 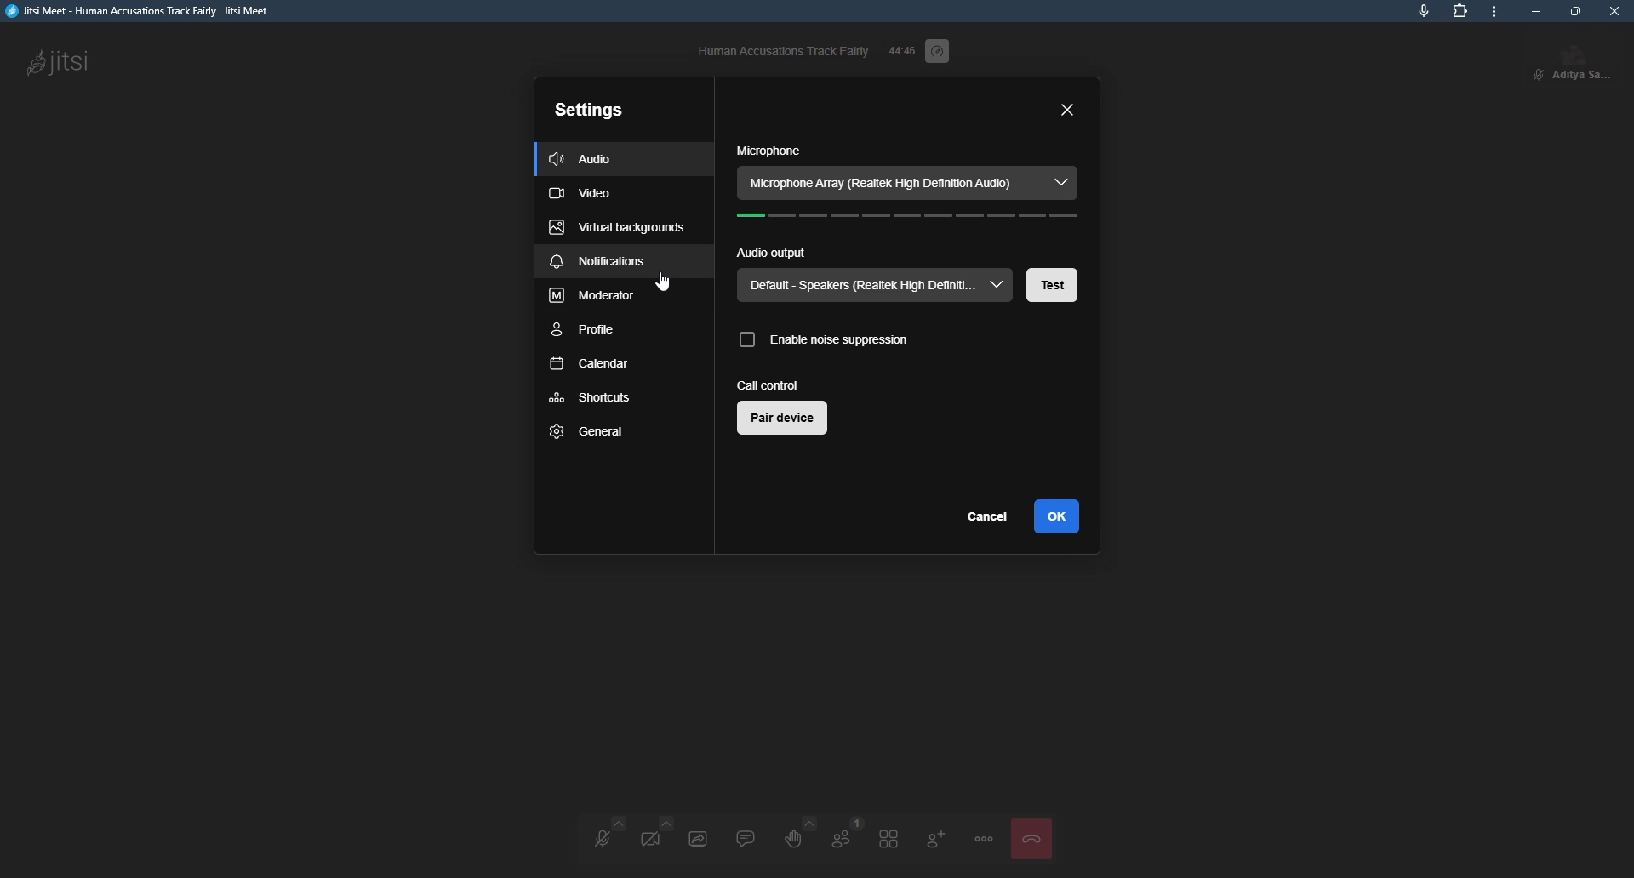 I want to click on general, so click(x=589, y=431).